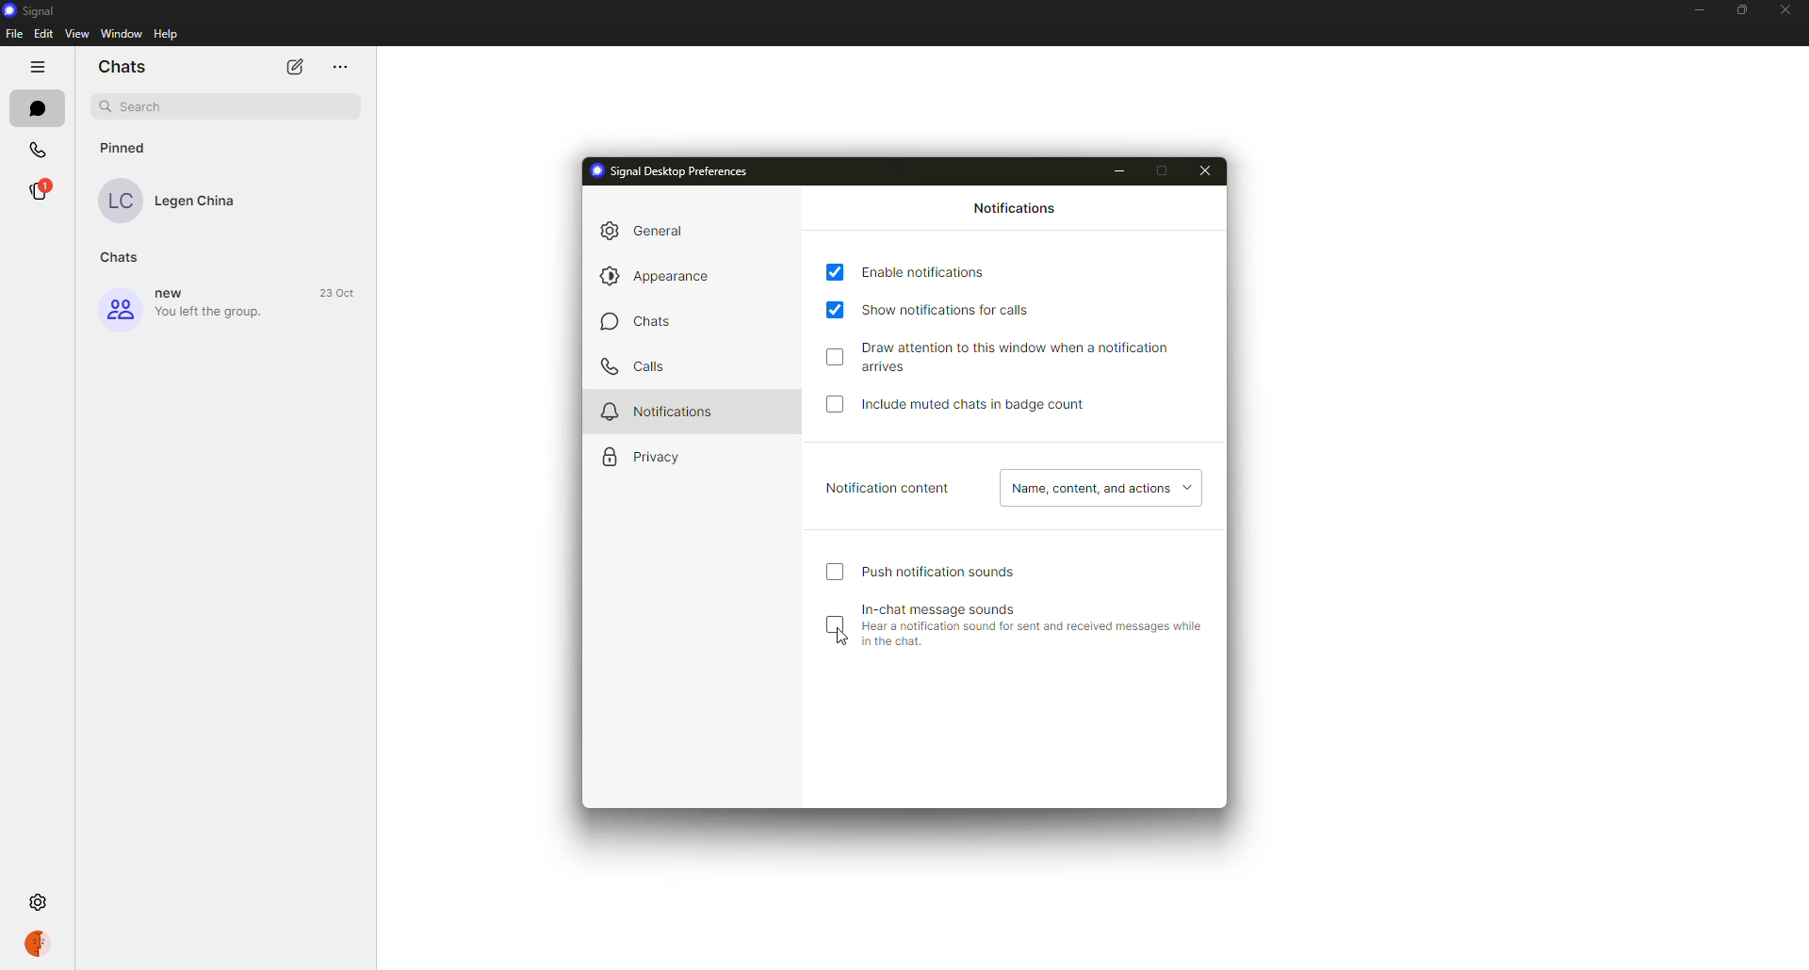 The image size is (1809, 970). Describe the element at coordinates (833, 404) in the screenshot. I see `tap to select` at that location.